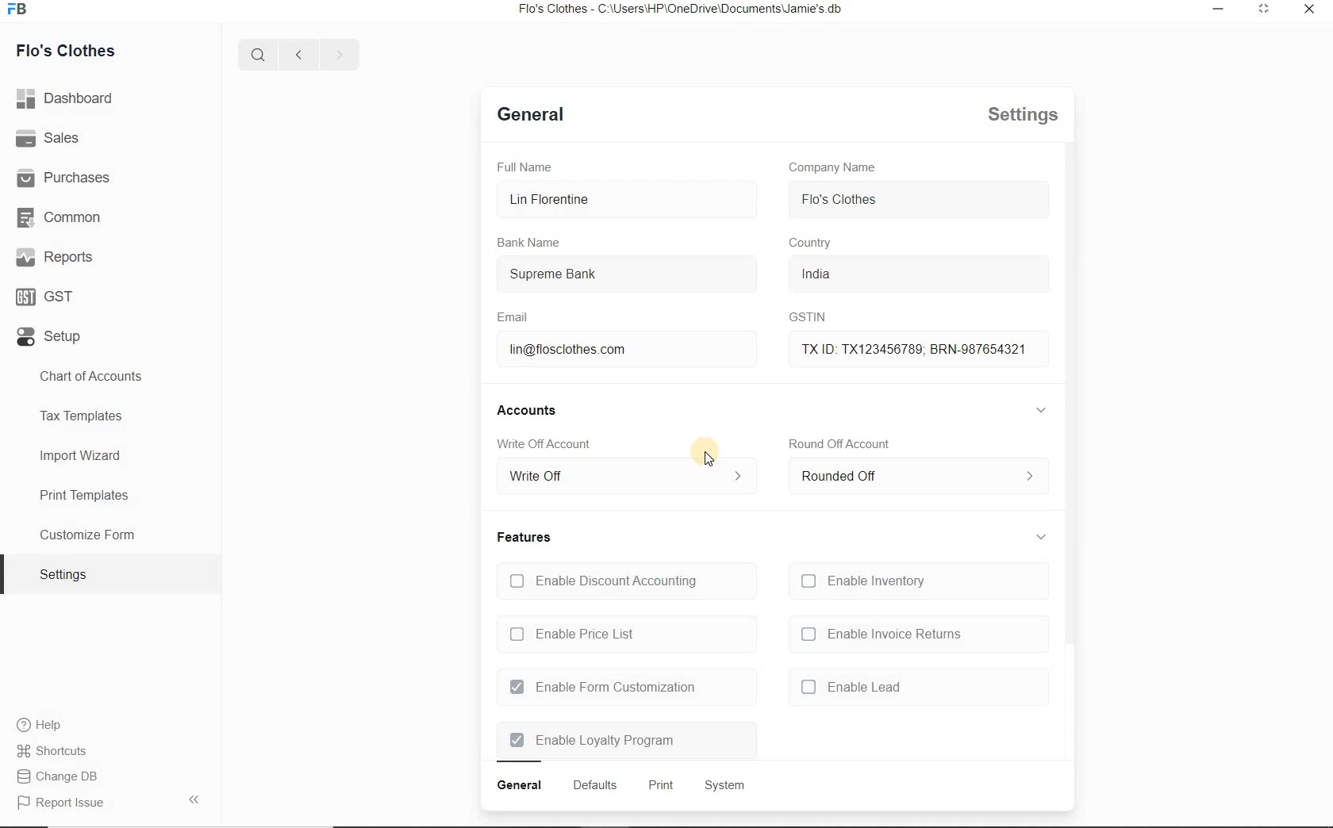 Image resolution: width=1333 pixels, height=828 pixels. What do you see at coordinates (510, 316) in the screenshot?
I see `Email` at bounding box center [510, 316].